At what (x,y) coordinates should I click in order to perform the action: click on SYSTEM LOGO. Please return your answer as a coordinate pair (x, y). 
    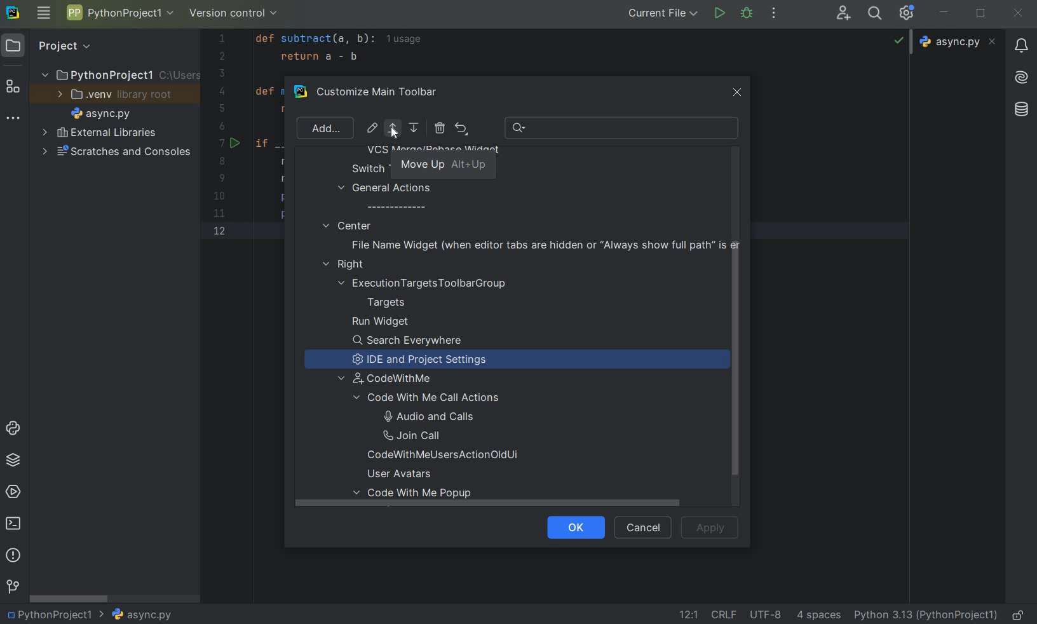
    Looking at the image, I should click on (14, 13).